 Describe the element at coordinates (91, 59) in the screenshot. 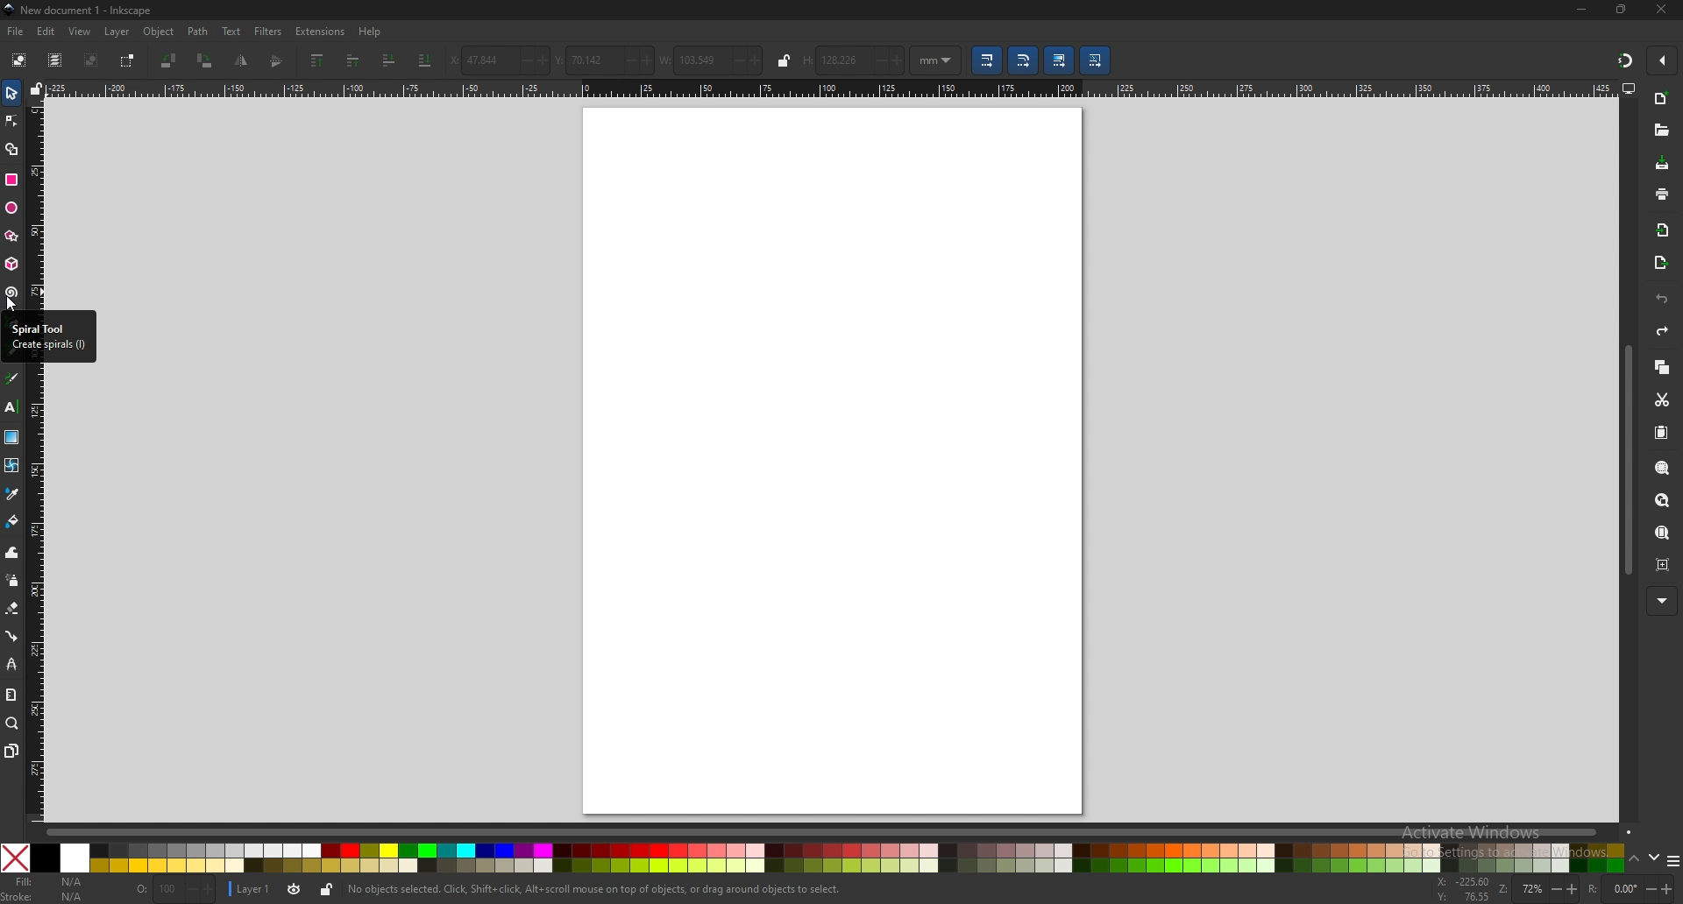

I see `deselect` at that location.